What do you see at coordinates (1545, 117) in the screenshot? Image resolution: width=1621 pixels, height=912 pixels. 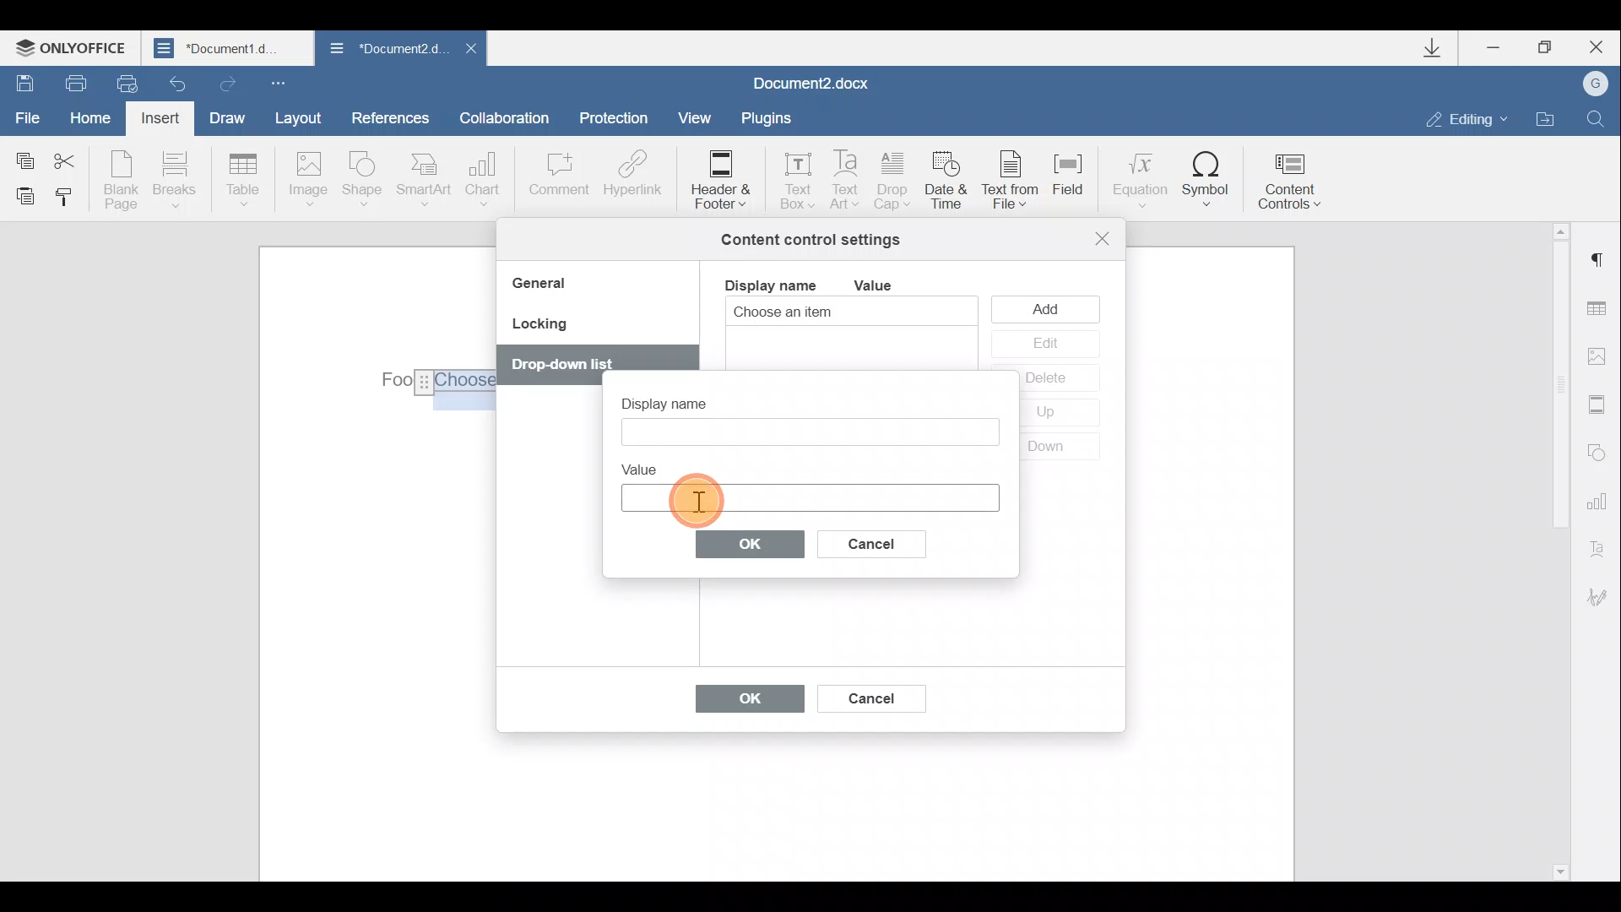 I see `Open file location` at bounding box center [1545, 117].